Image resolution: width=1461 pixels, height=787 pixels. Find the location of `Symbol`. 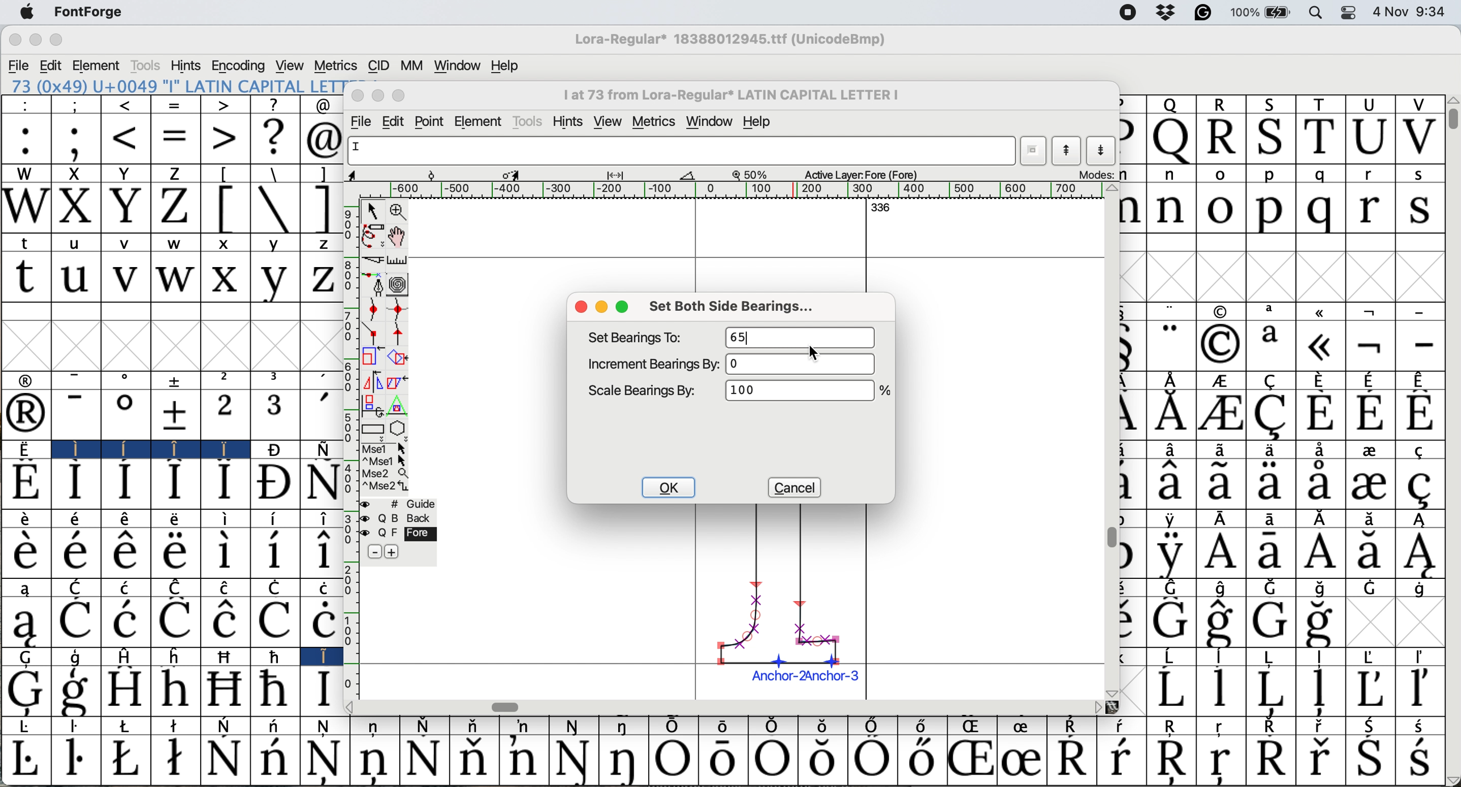

Symbol is located at coordinates (224, 622).